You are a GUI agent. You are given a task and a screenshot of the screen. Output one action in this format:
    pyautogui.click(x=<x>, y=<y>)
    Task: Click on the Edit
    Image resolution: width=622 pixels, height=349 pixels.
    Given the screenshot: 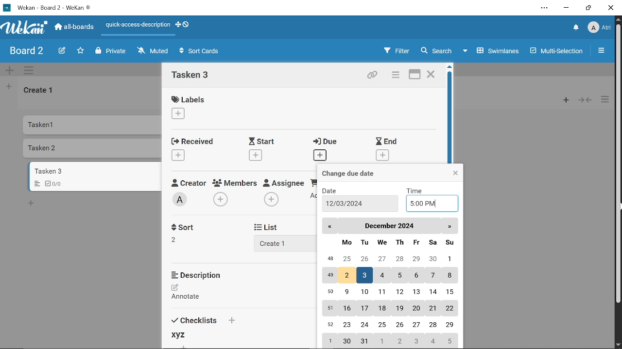 What is the action you would take?
    pyautogui.click(x=60, y=50)
    